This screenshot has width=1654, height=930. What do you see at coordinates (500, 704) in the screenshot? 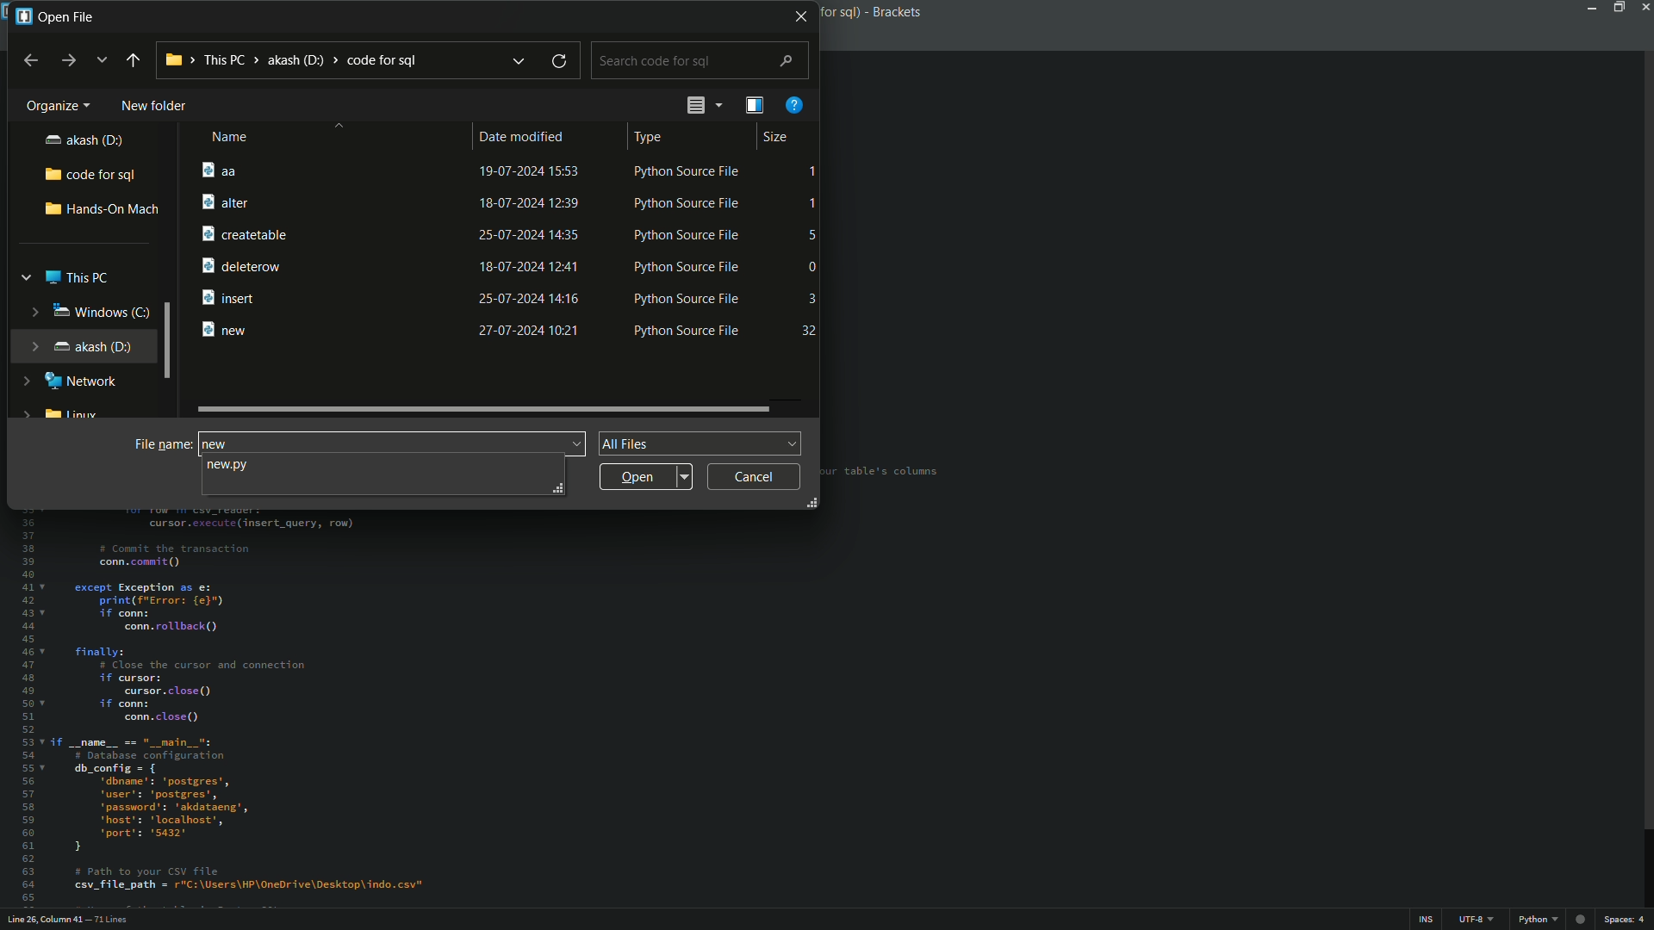
I see `file content` at bounding box center [500, 704].